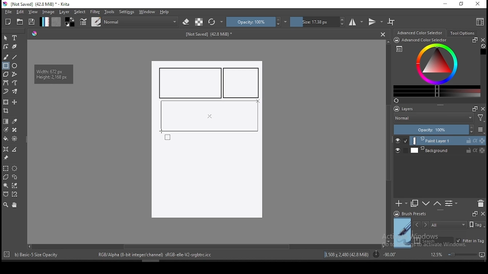  What do you see at coordinates (56, 22) in the screenshot?
I see `pattern` at bounding box center [56, 22].